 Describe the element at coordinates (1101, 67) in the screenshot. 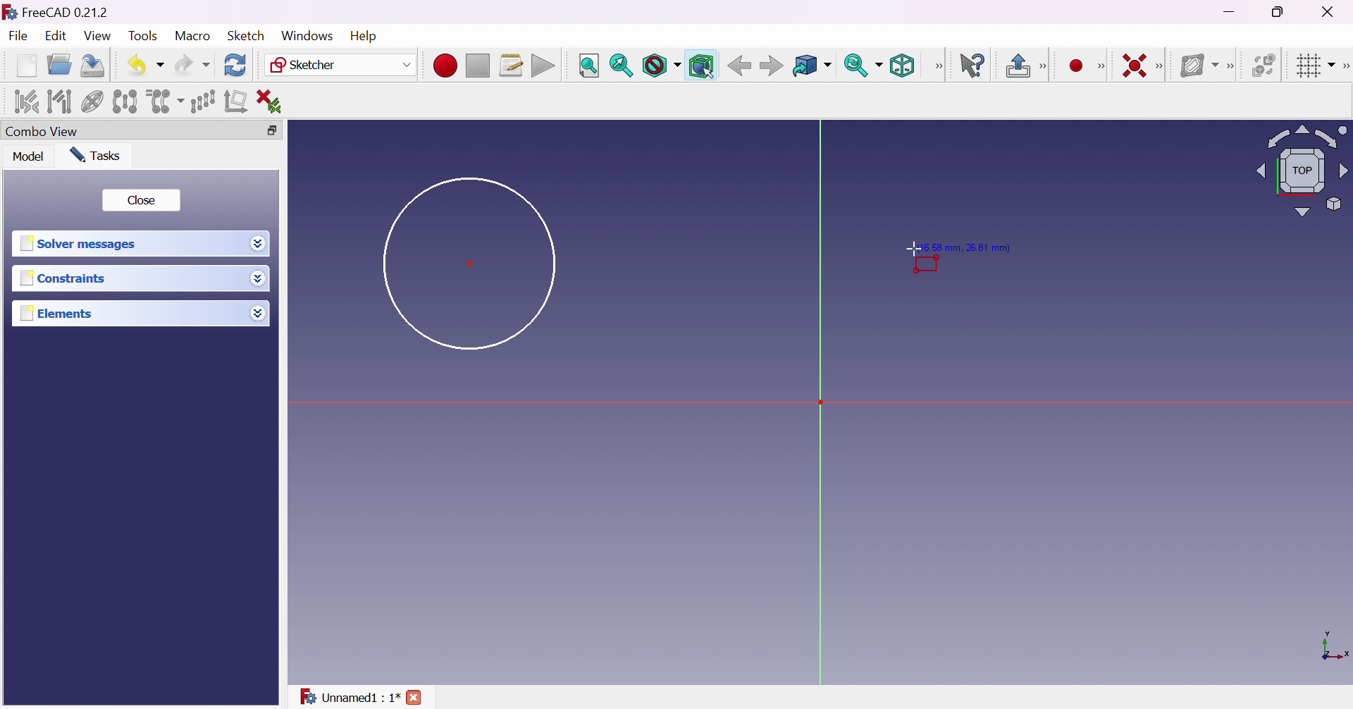

I see `Sketcher geometries` at that location.